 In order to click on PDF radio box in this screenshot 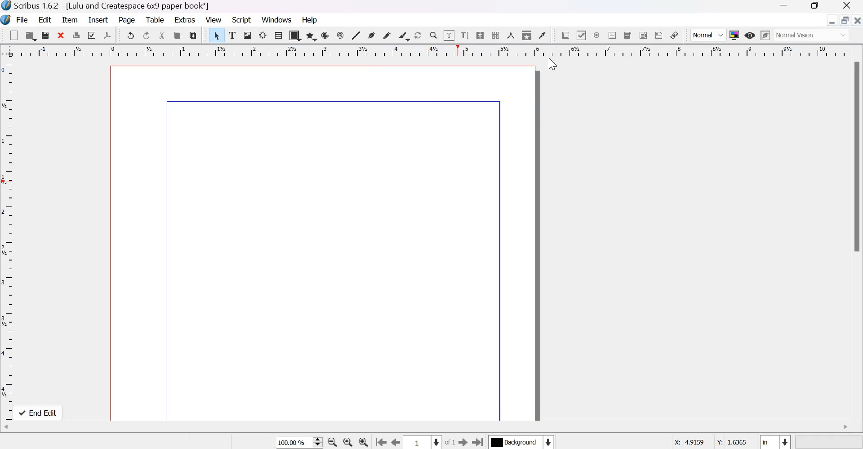, I will do `click(597, 35)`.